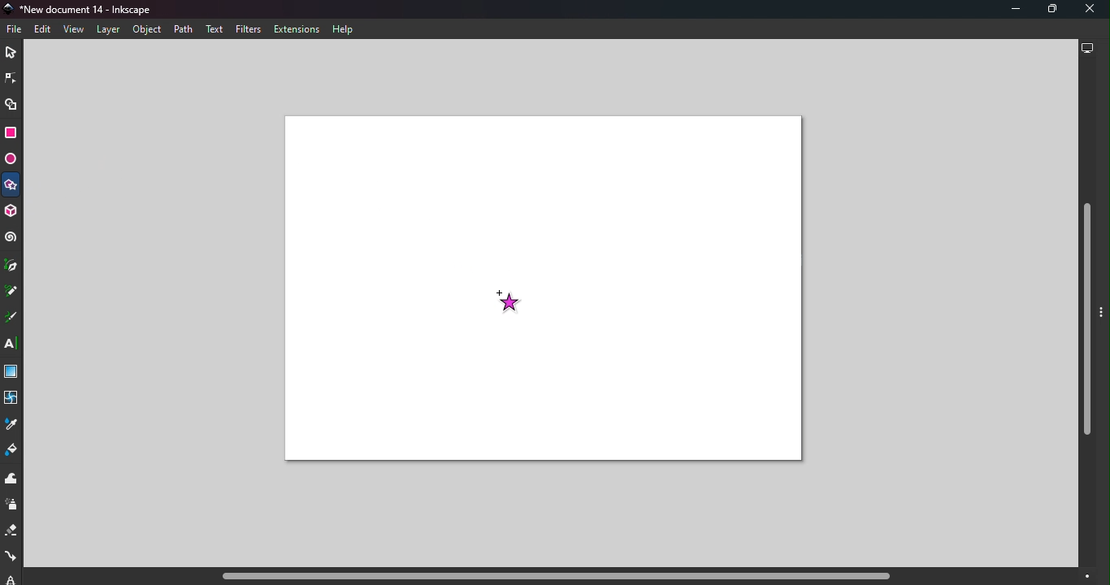 The image size is (1110, 585). I want to click on Text tool, so click(12, 344).